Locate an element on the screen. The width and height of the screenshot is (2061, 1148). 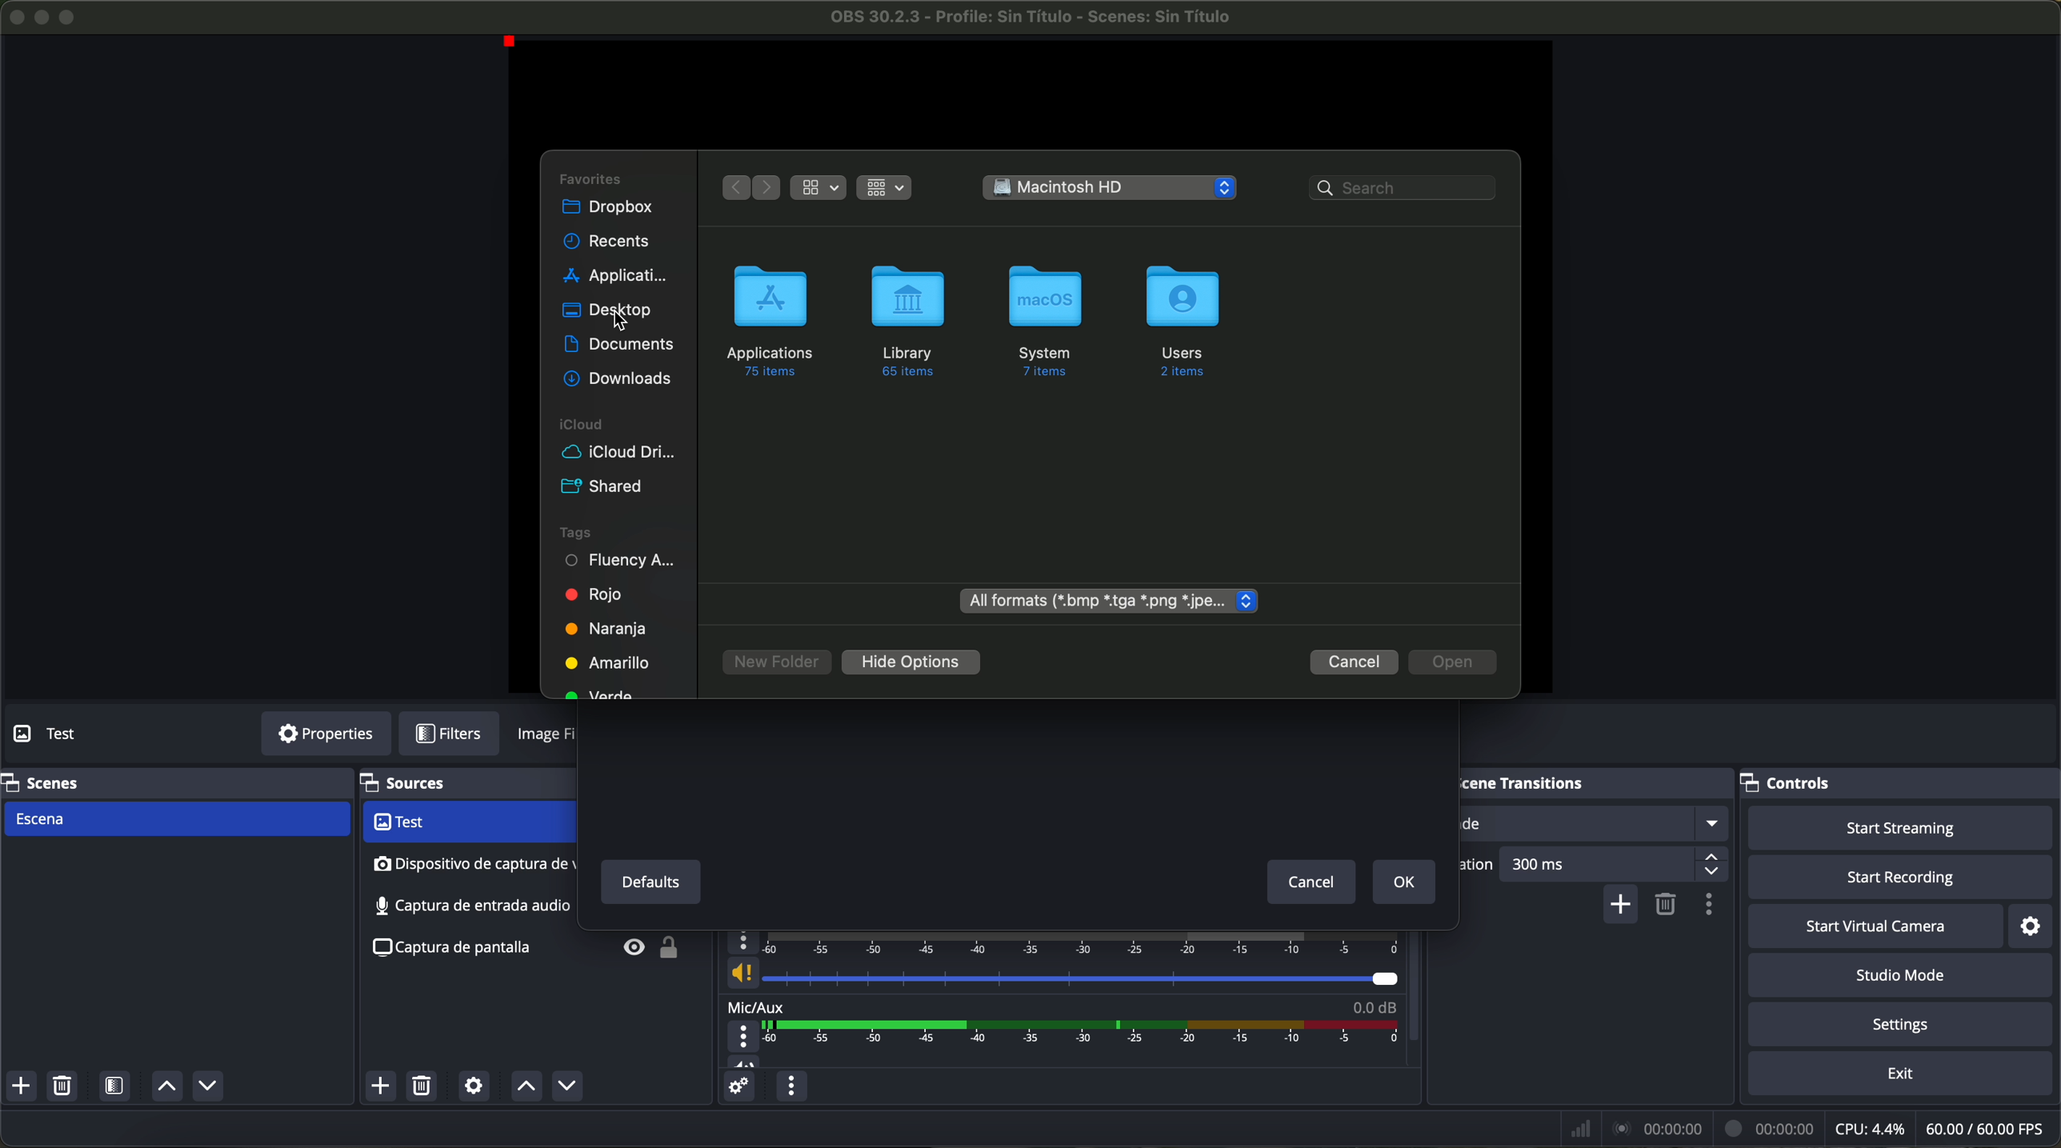
move scene up is located at coordinates (166, 1087).